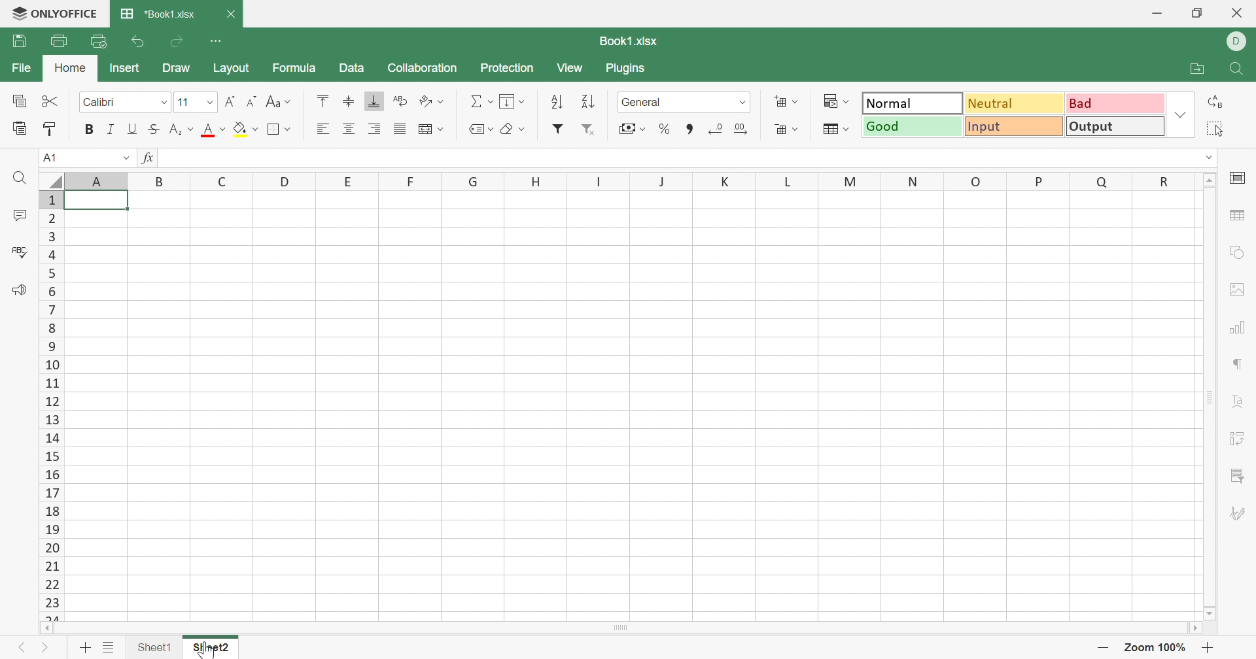 This screenshot has height=659, width=1256. What do you see at coordinates (232, 69) in the screenshot?
I see `Layout` at bounding box center [232, 69].